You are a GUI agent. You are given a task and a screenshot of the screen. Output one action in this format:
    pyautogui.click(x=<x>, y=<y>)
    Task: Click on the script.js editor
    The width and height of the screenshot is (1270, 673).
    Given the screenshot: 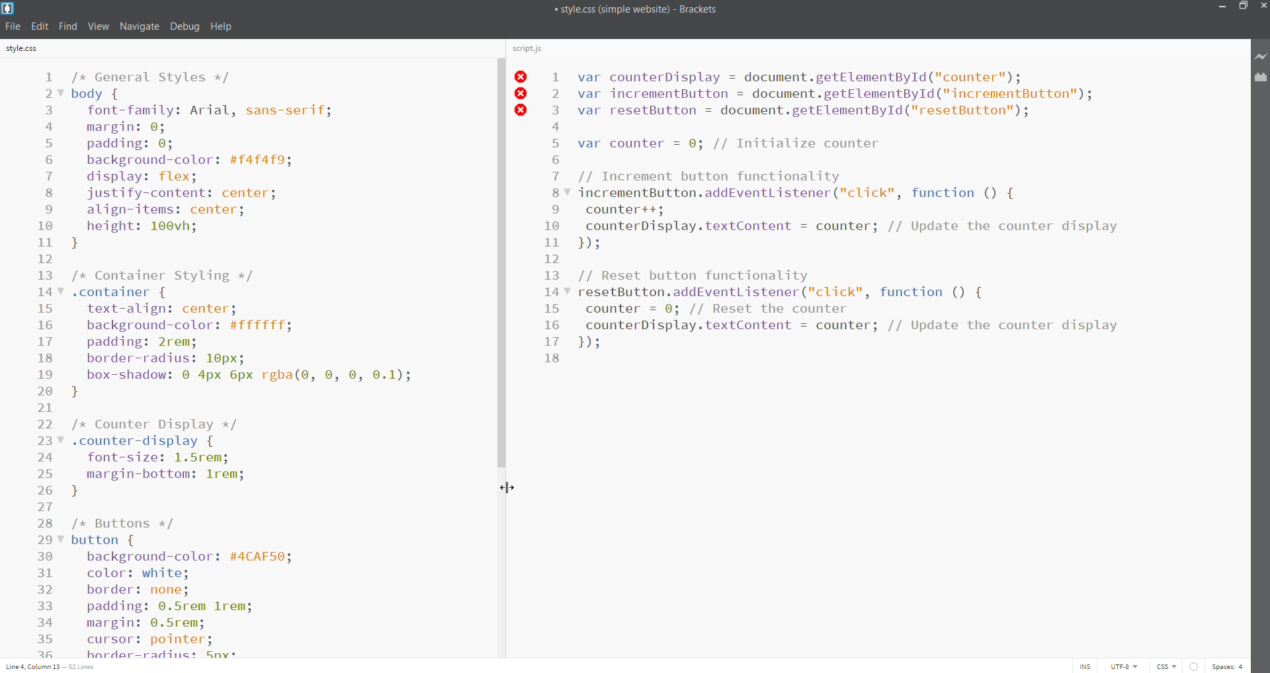 What is the action you would take?
    pyautogui.click(x=900, y=360)
    